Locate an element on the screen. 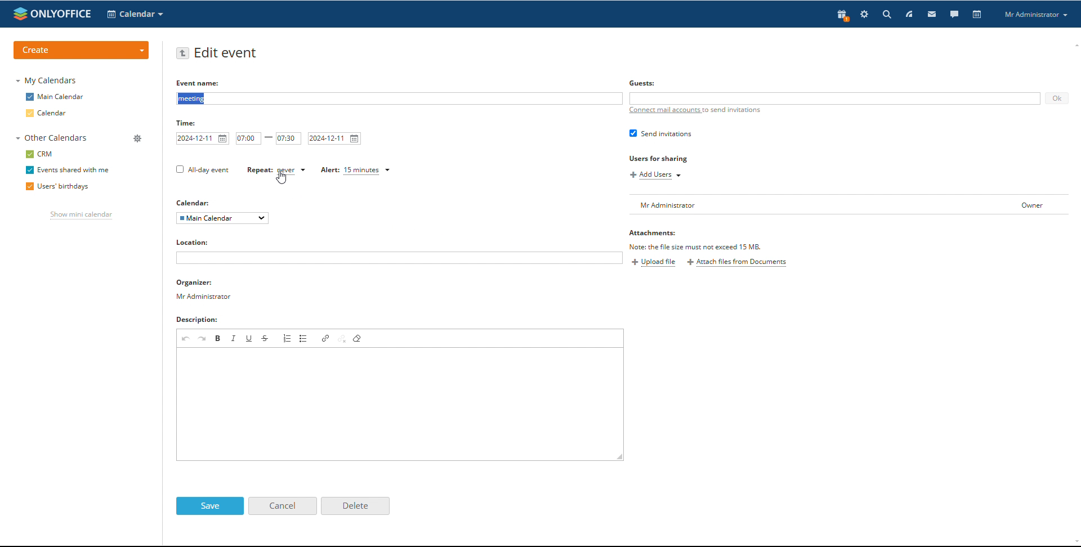  bold is located at coordinates (218, 338).